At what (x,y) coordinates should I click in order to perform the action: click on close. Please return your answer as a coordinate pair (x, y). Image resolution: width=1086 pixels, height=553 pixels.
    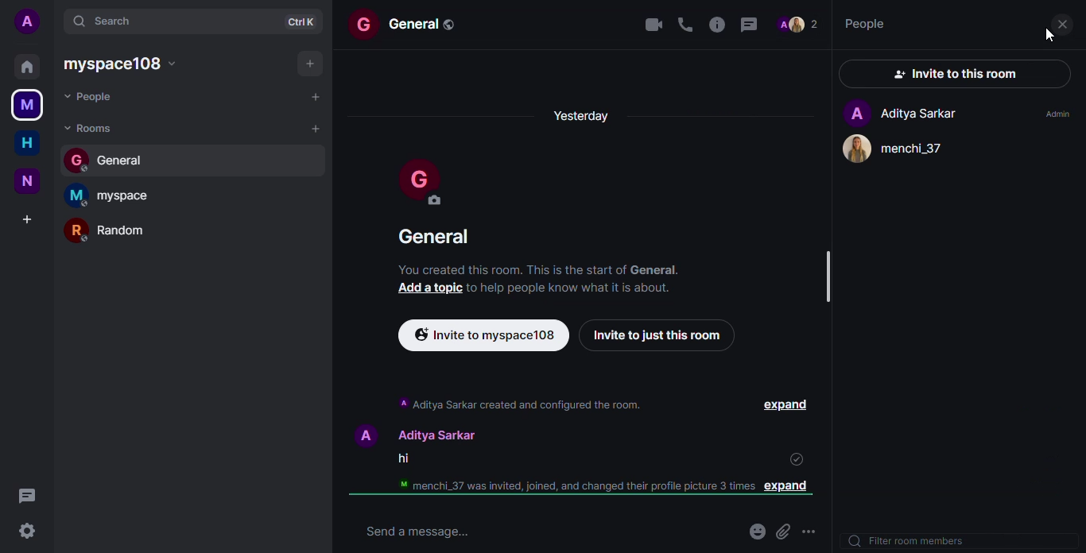
    Looking at the image, I should click on (1063, 22).